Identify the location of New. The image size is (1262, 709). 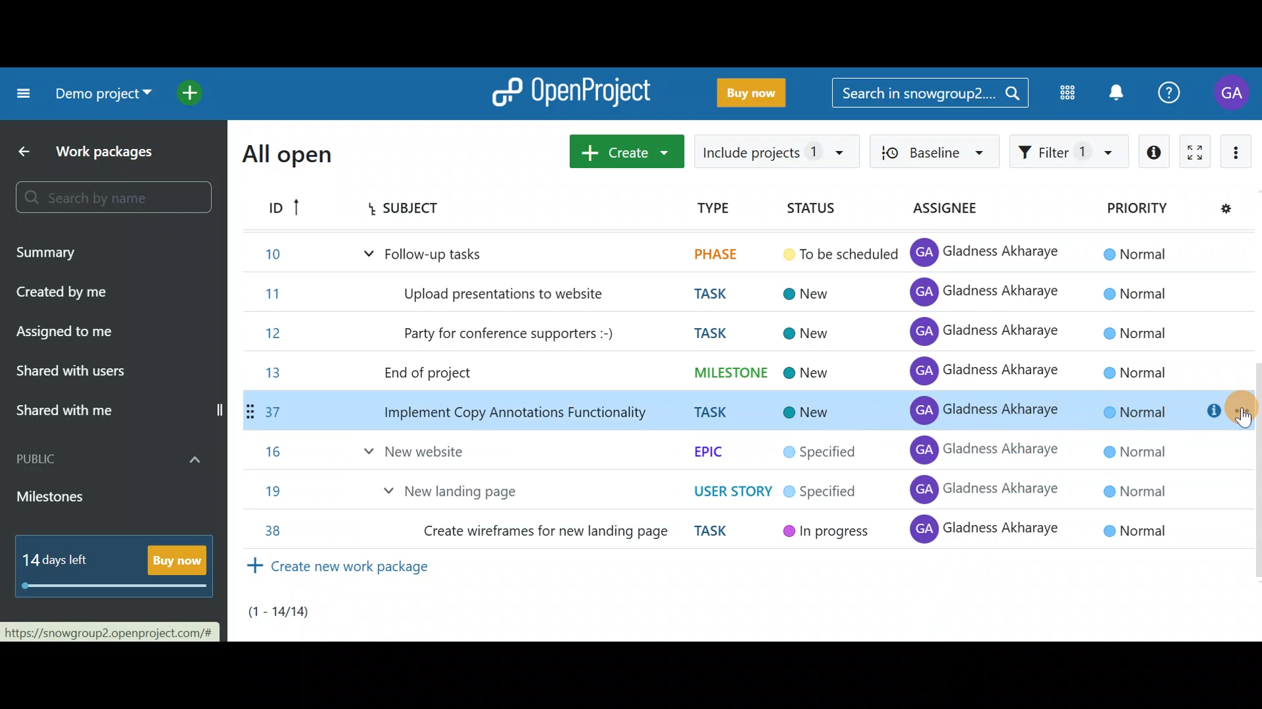
(812, 295).